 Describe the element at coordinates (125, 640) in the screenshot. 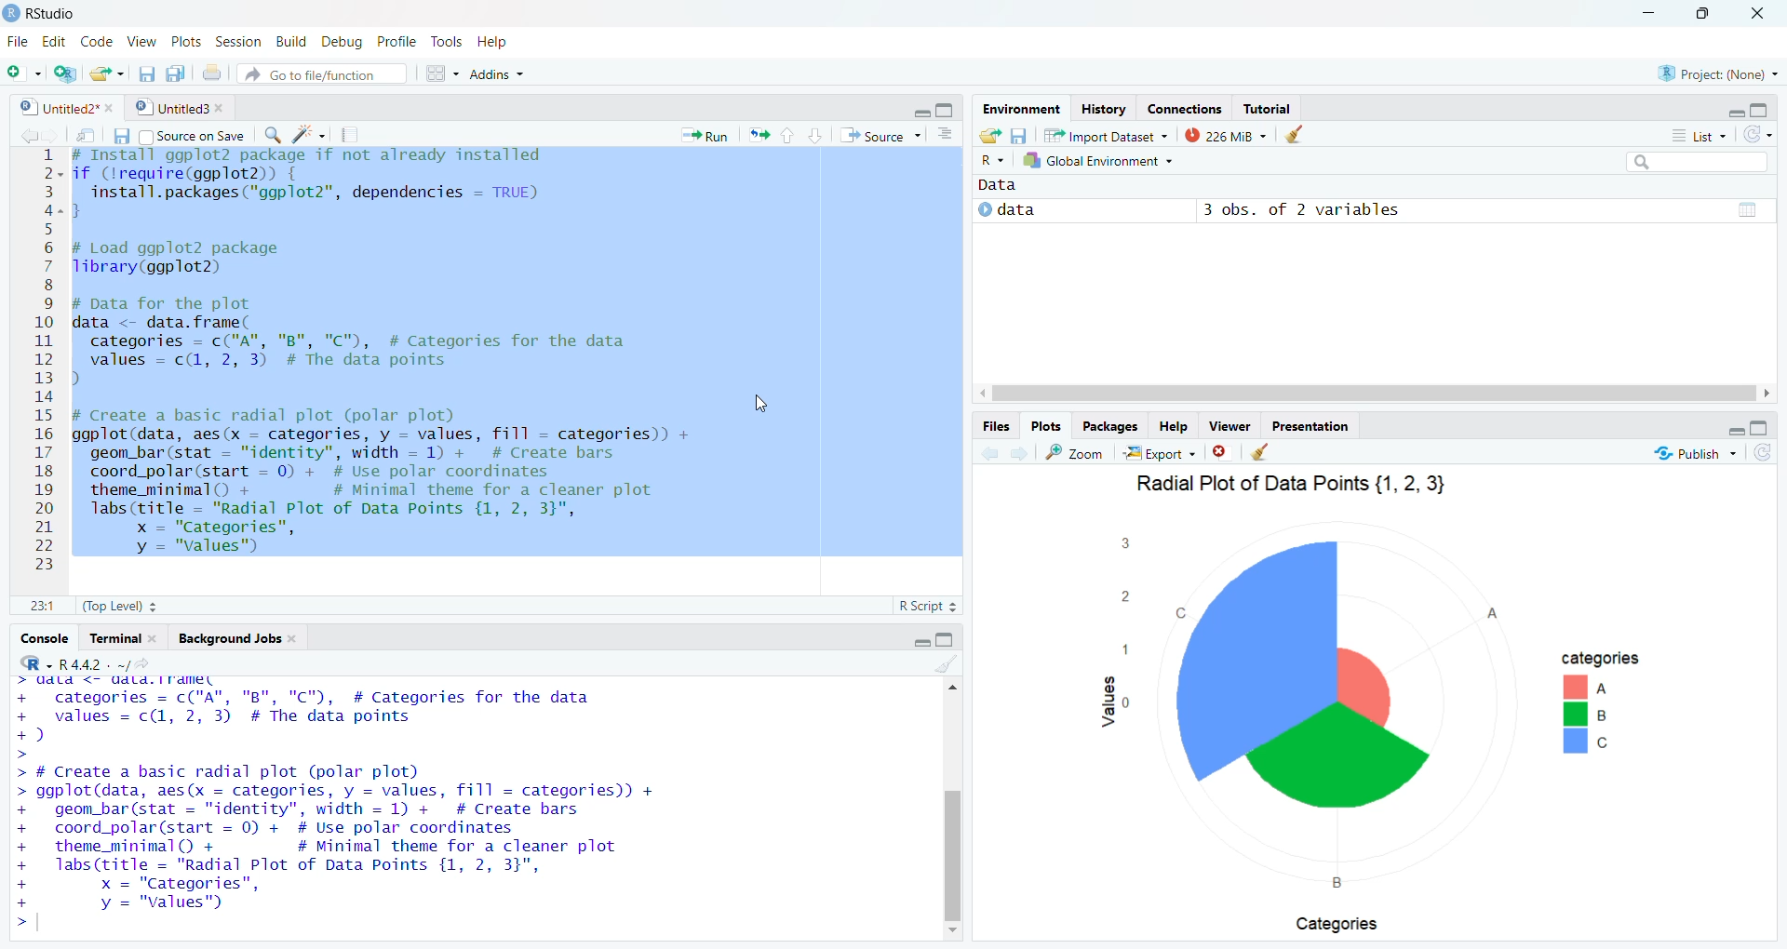

I see `Terminal` at that location.